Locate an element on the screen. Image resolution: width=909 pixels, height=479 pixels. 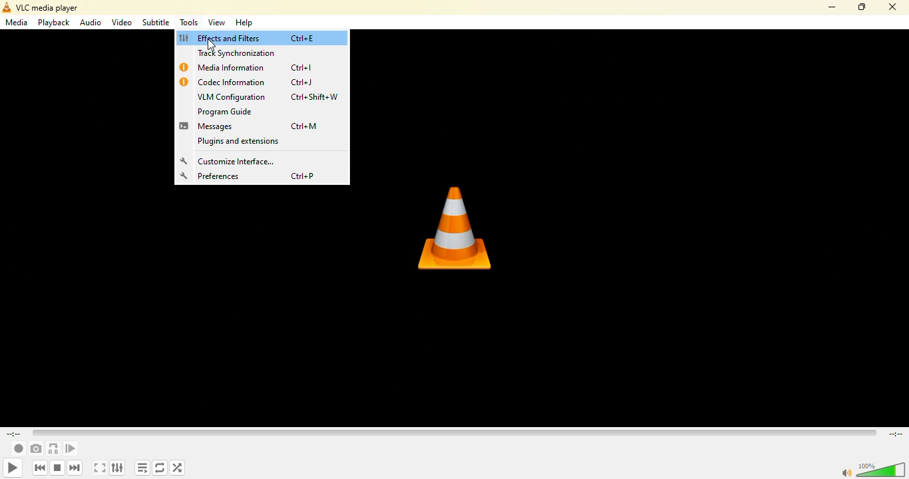
customize interface is located at coordinates (240, 161).